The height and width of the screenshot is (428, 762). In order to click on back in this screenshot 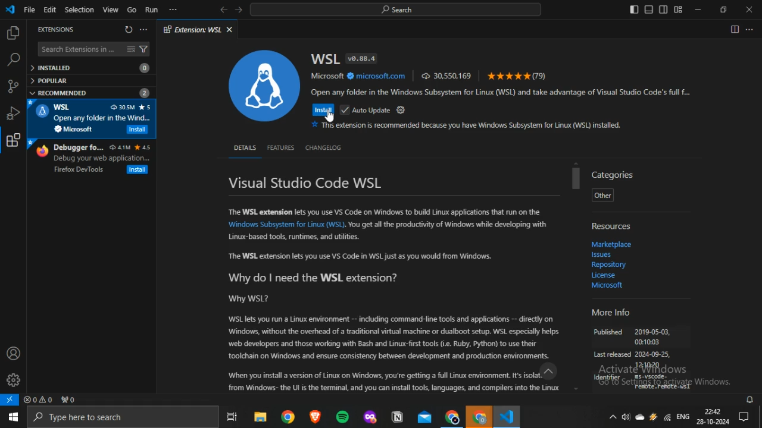, I will do `click(224, 10)`.